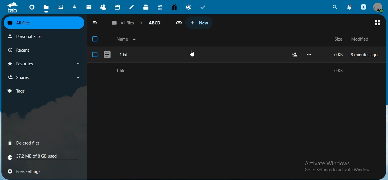 The height and width of the screenshot is (180, 388). I want to click on collapse sidebar, so click(95, 23).